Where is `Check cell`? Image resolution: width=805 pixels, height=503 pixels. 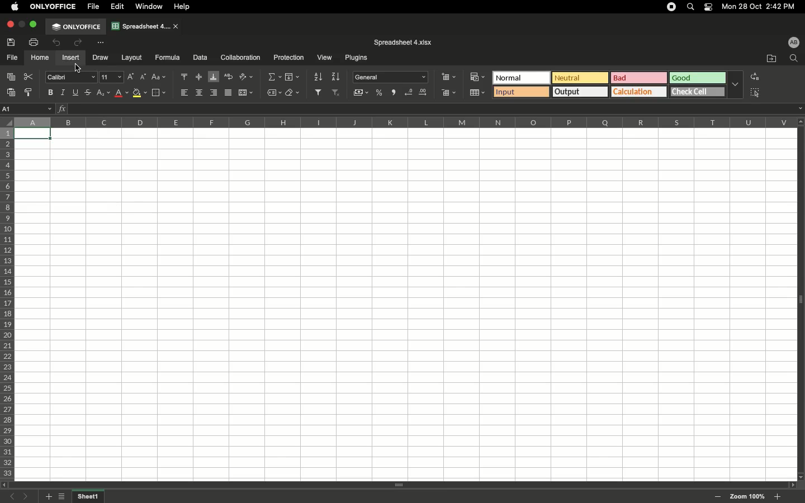 Check cell is located at coordinates (699, 91).